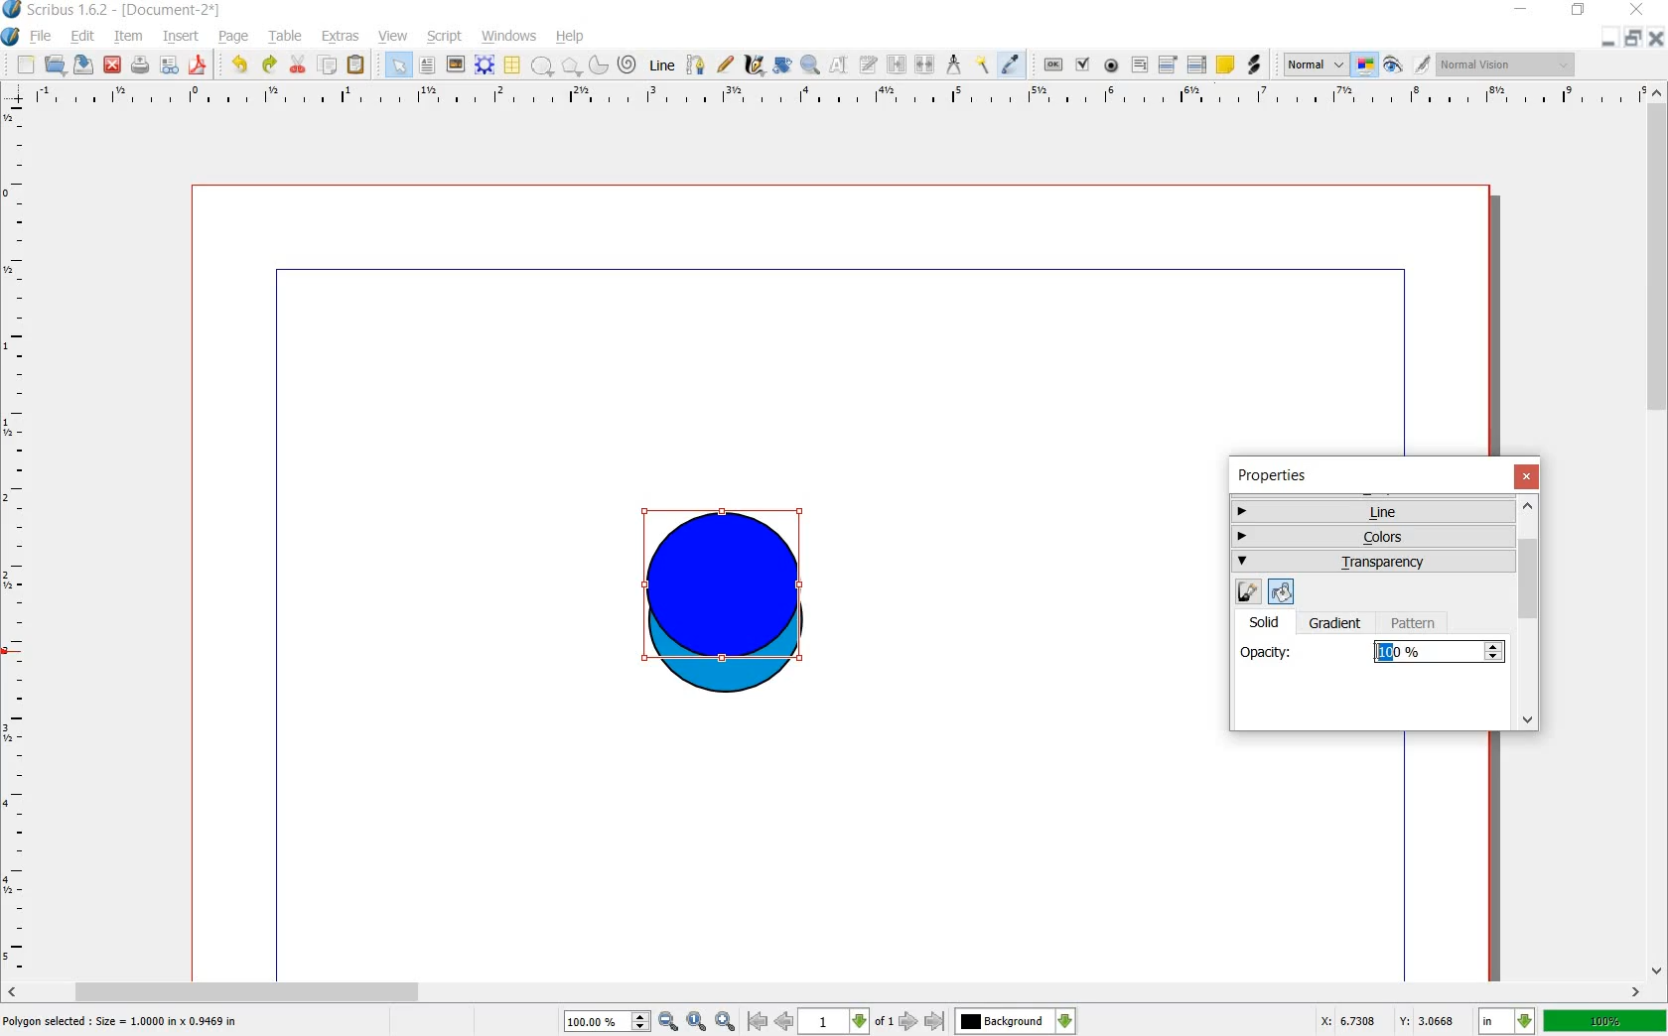 Image resolution: width=1668 pixels, height=1036 pixels. I want to click on in, so click(1505, 1021).